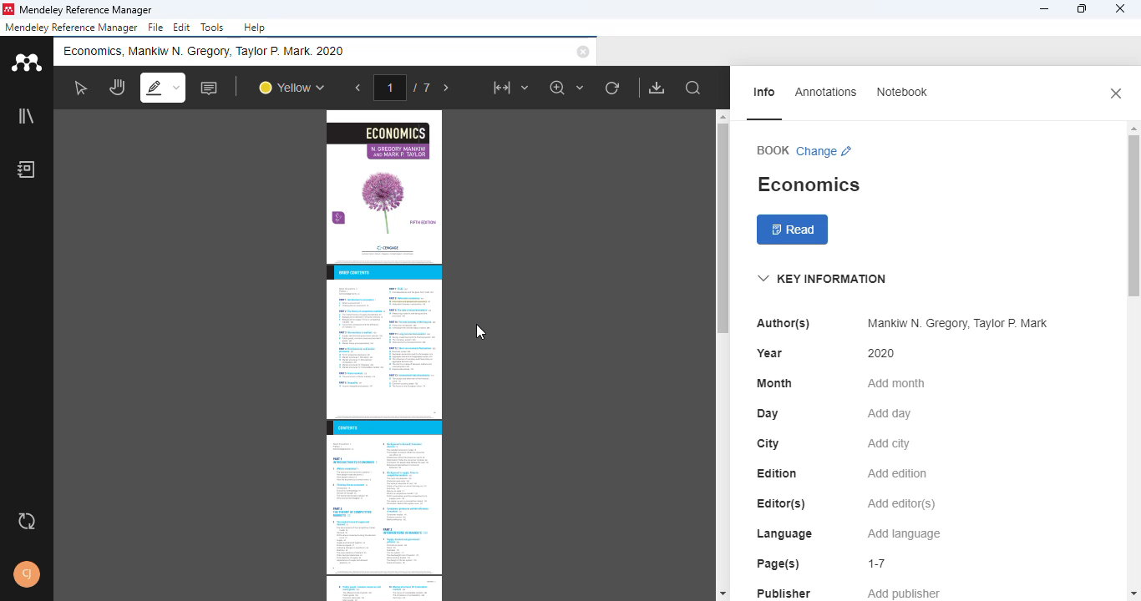 This screenshot has height=601, width=1141. What do you see at coordinates (612, 88) in the screenshot?
I see `rotate` at bounding box center [612, 88].